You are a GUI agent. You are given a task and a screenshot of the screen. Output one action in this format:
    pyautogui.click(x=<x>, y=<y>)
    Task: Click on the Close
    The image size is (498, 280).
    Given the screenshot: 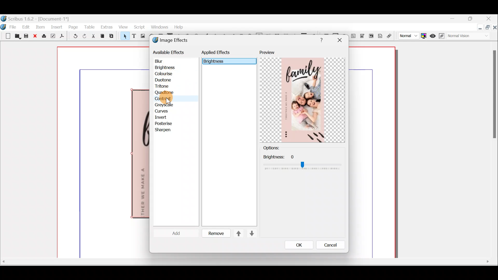 What is the action you would take?
    pyautogui.click(x=489, y=19)
    